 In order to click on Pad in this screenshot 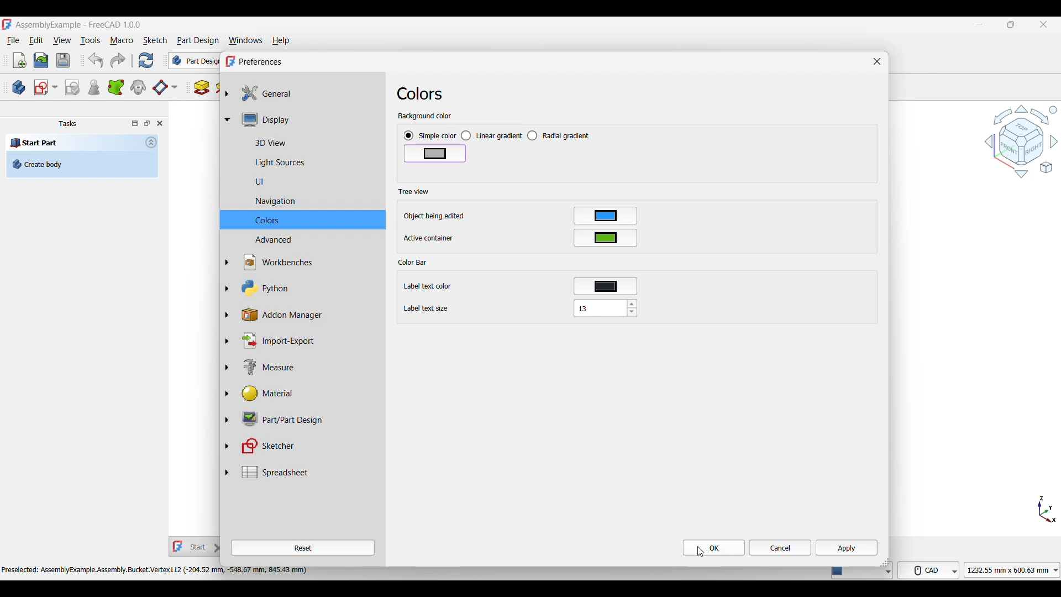, I will do `click(202, 87)`.